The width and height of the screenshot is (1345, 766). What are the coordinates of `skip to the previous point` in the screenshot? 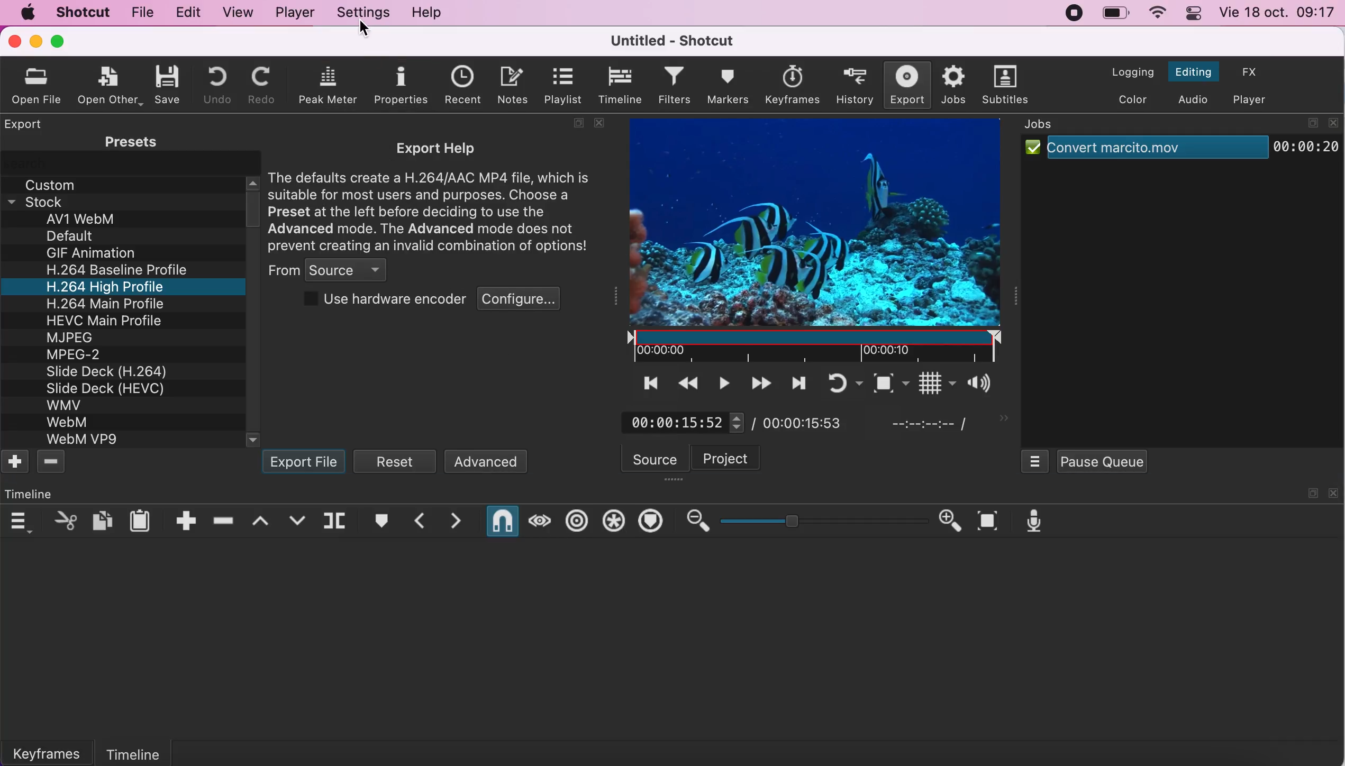 It's located at (645, 383).